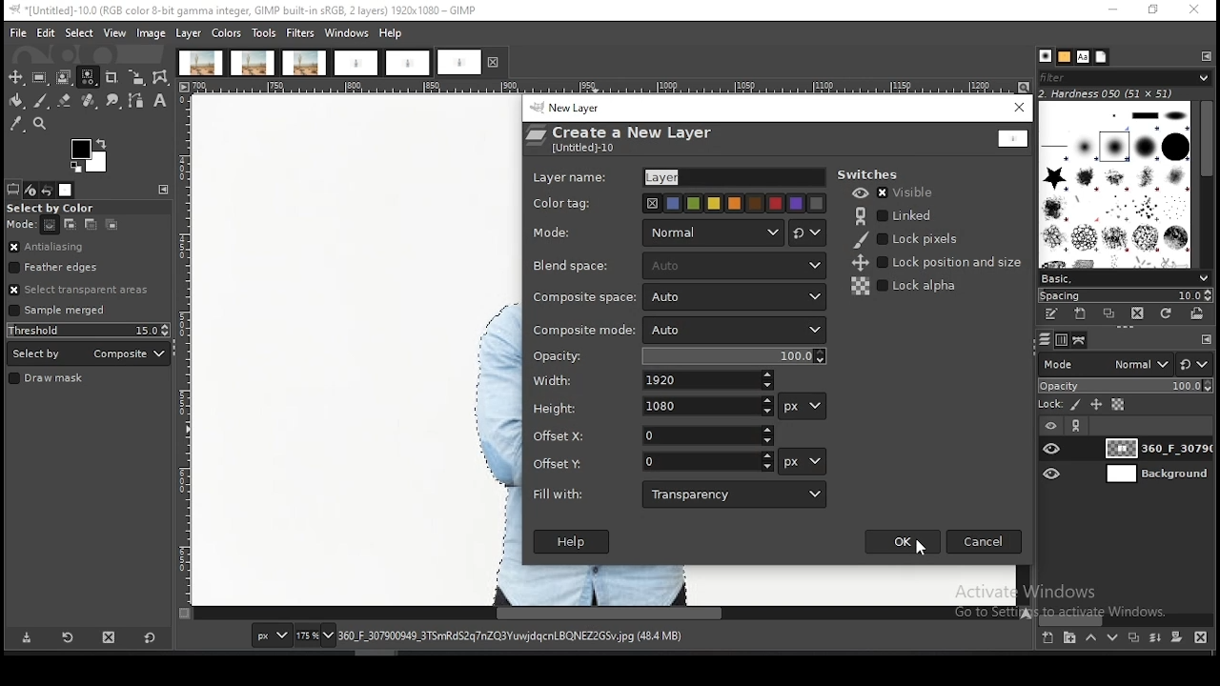 Image resolution: width=1220 pixels, height=686 pixels. What do you see at coordinates (116, 32) in the screenshot?
I see `view` at bounding box center [116, 32].